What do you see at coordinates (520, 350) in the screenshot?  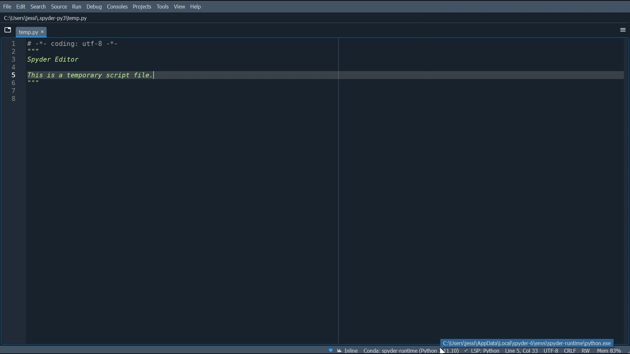 I see `Cursor Position` at bounding box center [520, 350].